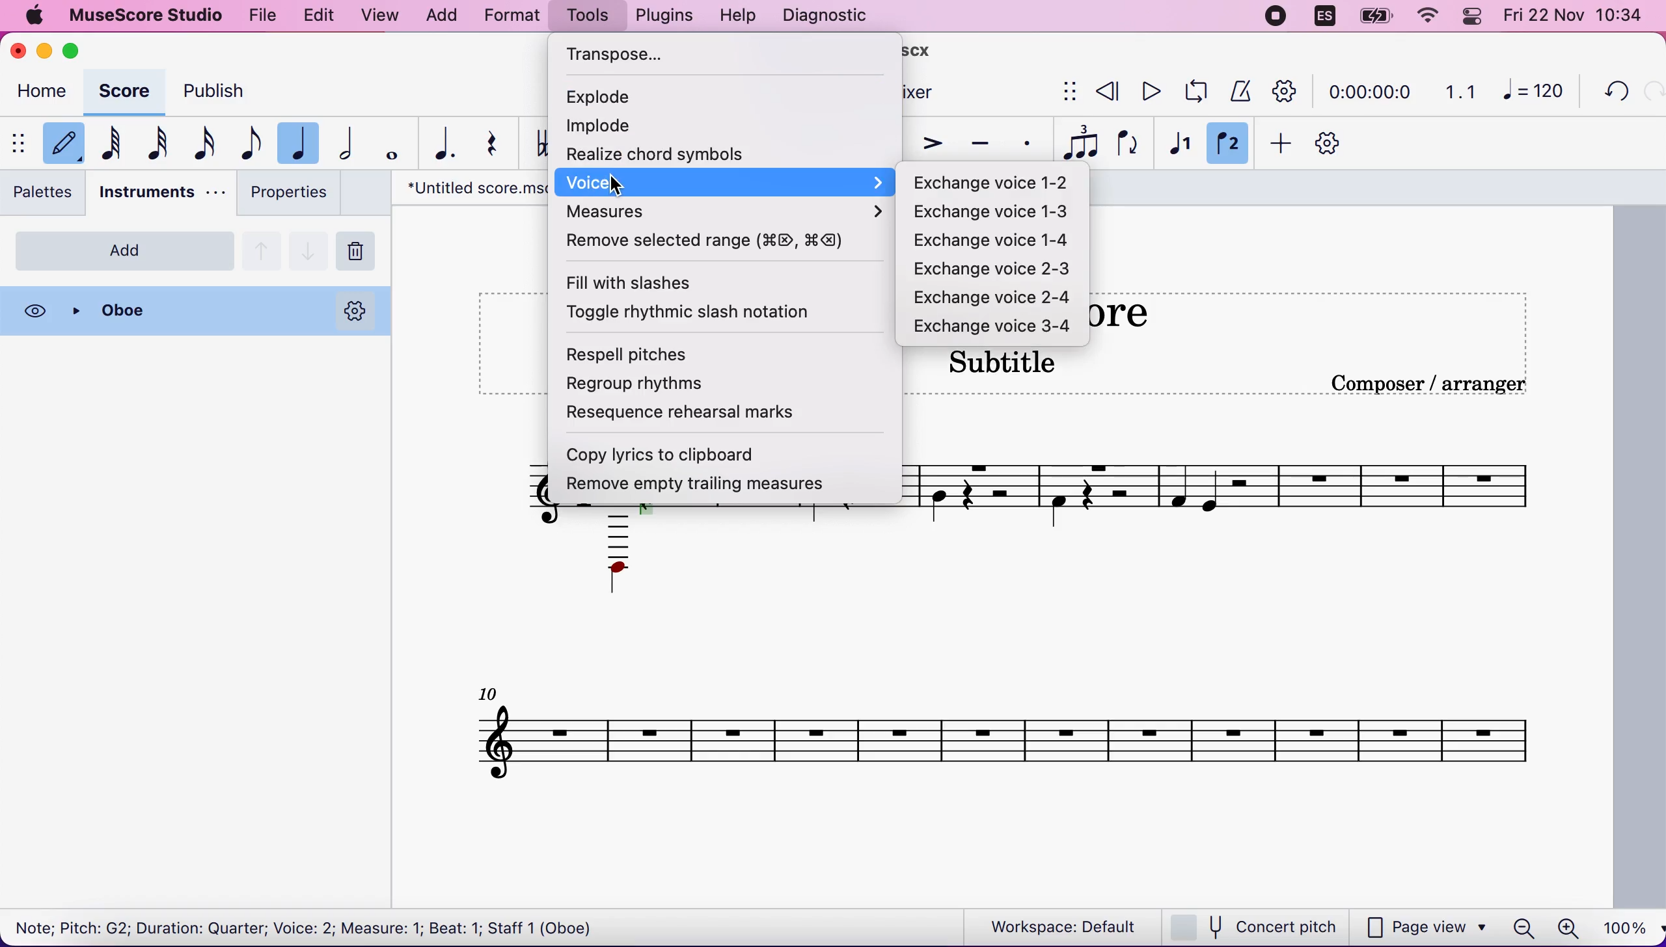 The image size is (1666, 947). I want to click on add, so click(124, 252).